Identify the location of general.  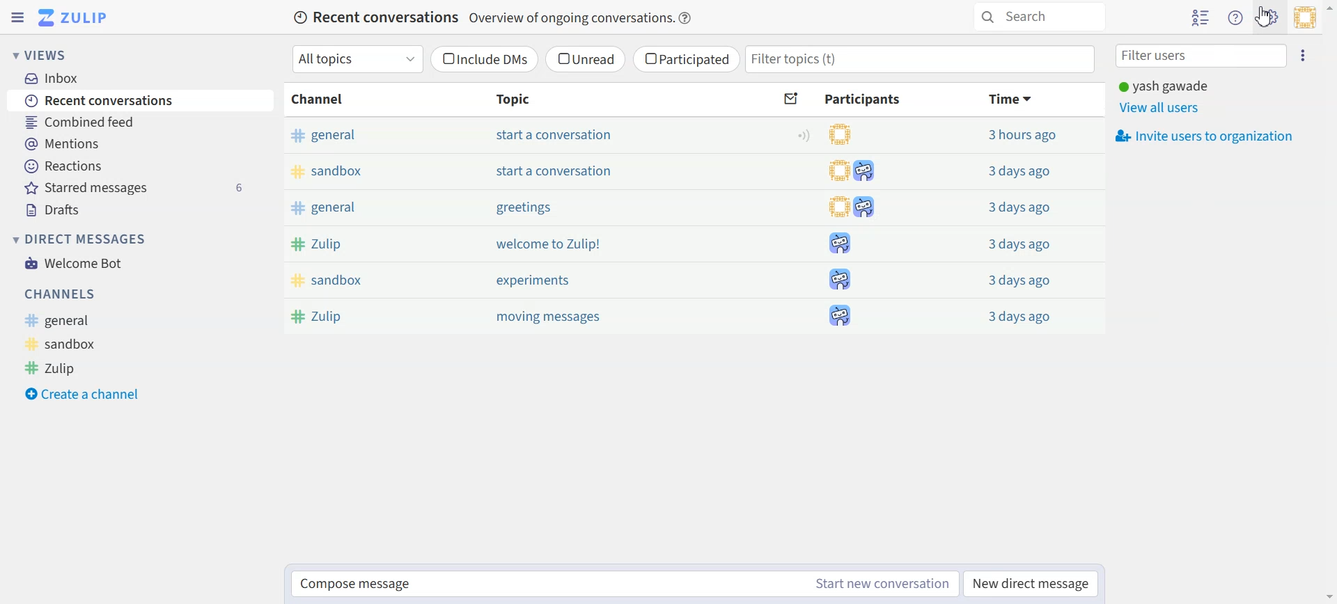
(324, 209).